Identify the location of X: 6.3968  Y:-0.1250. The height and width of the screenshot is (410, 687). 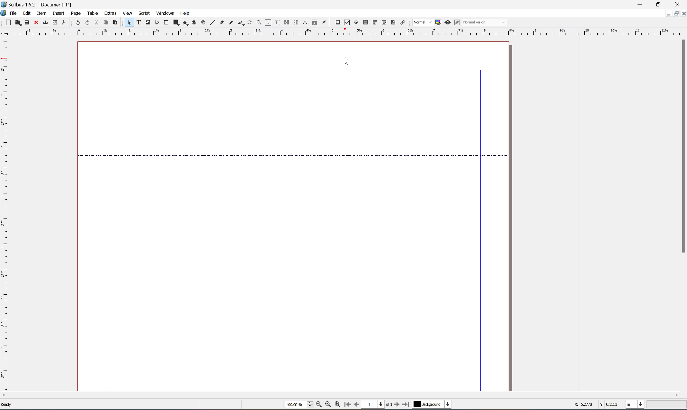
(595, 404).